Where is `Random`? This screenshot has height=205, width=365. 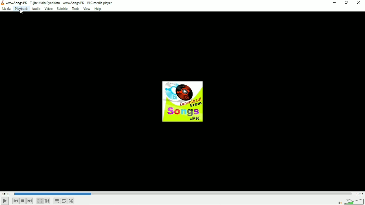 Random is located at coordinates (71, 201).